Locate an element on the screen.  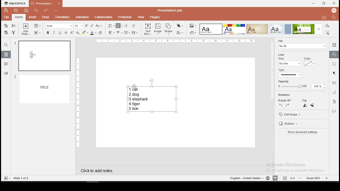
decrease font size is located at coordinates (91, 25).